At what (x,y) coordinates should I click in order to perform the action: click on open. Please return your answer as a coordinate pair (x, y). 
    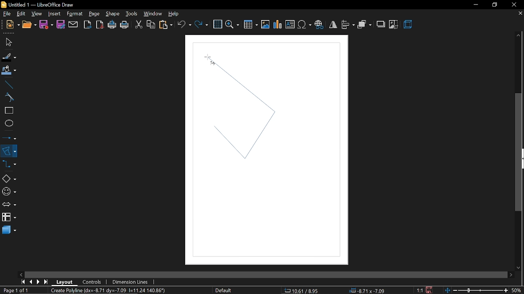
    Looking at the image, I should click on (29, 25).